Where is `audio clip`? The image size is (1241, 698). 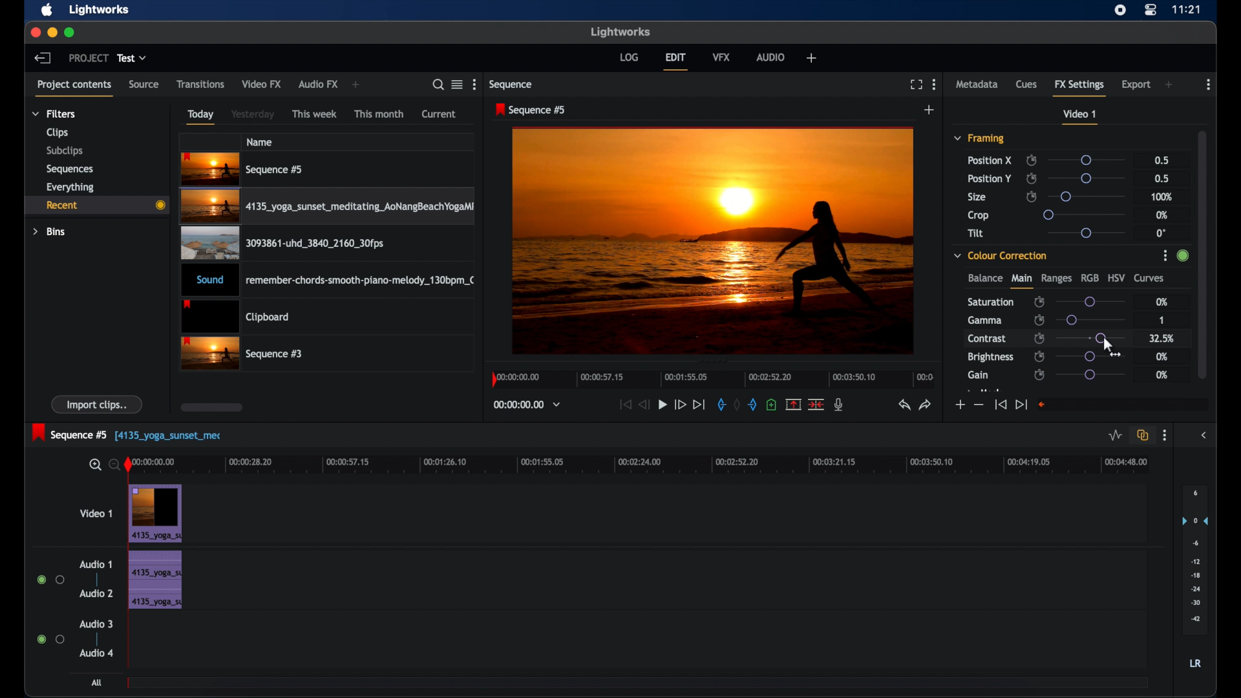
audio clip is located at coordinates (154, 581).